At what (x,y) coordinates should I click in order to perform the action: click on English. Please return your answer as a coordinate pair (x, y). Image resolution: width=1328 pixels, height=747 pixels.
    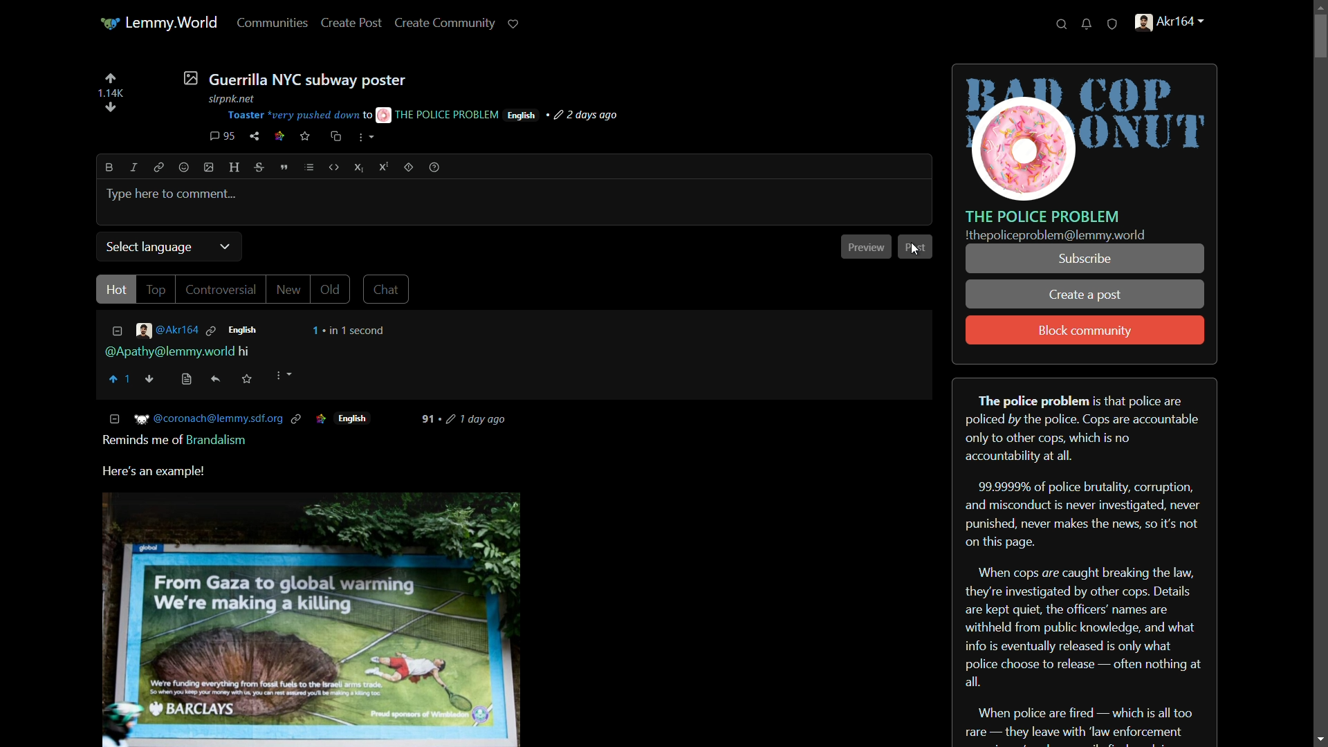
    Looking at the image, I should click on (354, 419).